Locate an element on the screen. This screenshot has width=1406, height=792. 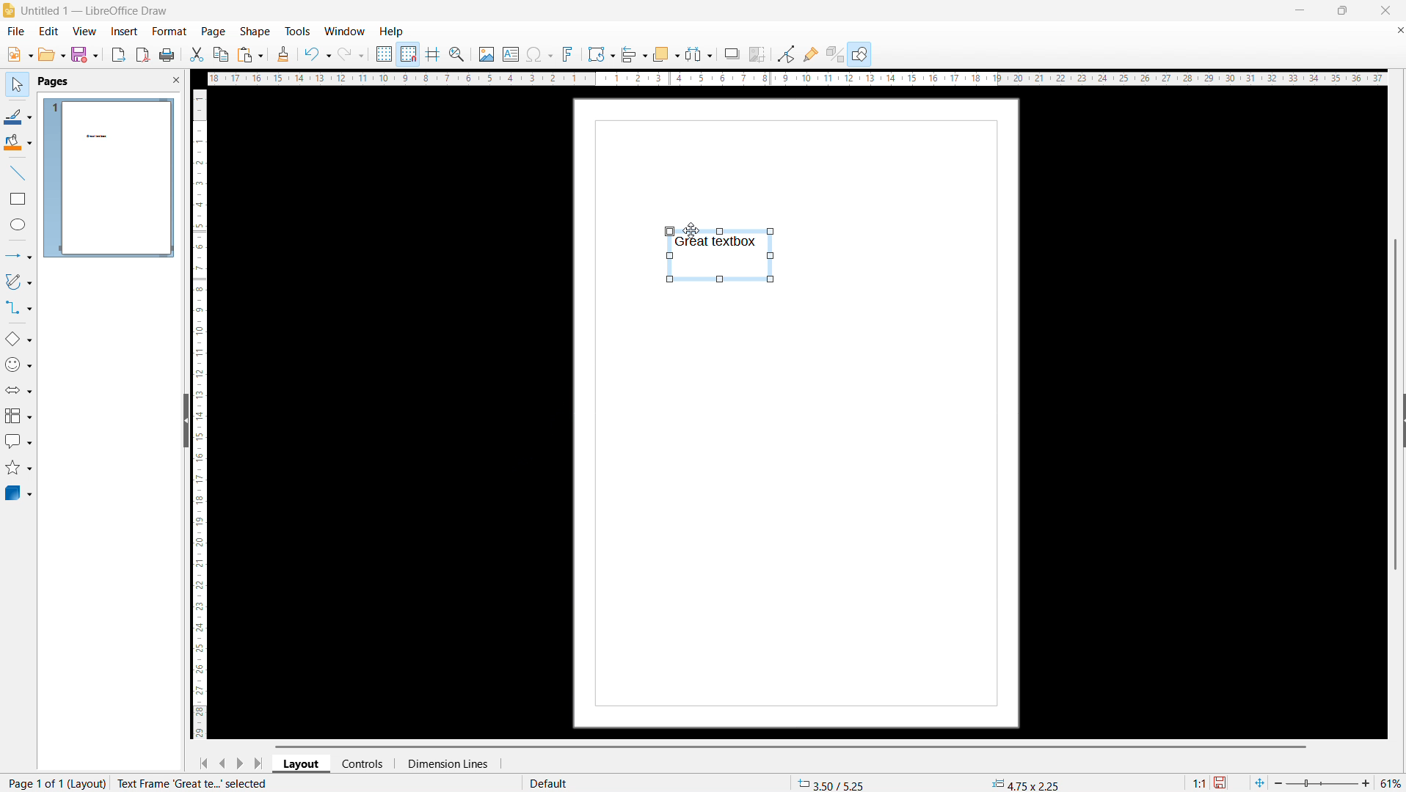
curves and polygons is located at coordinates (18, 282).